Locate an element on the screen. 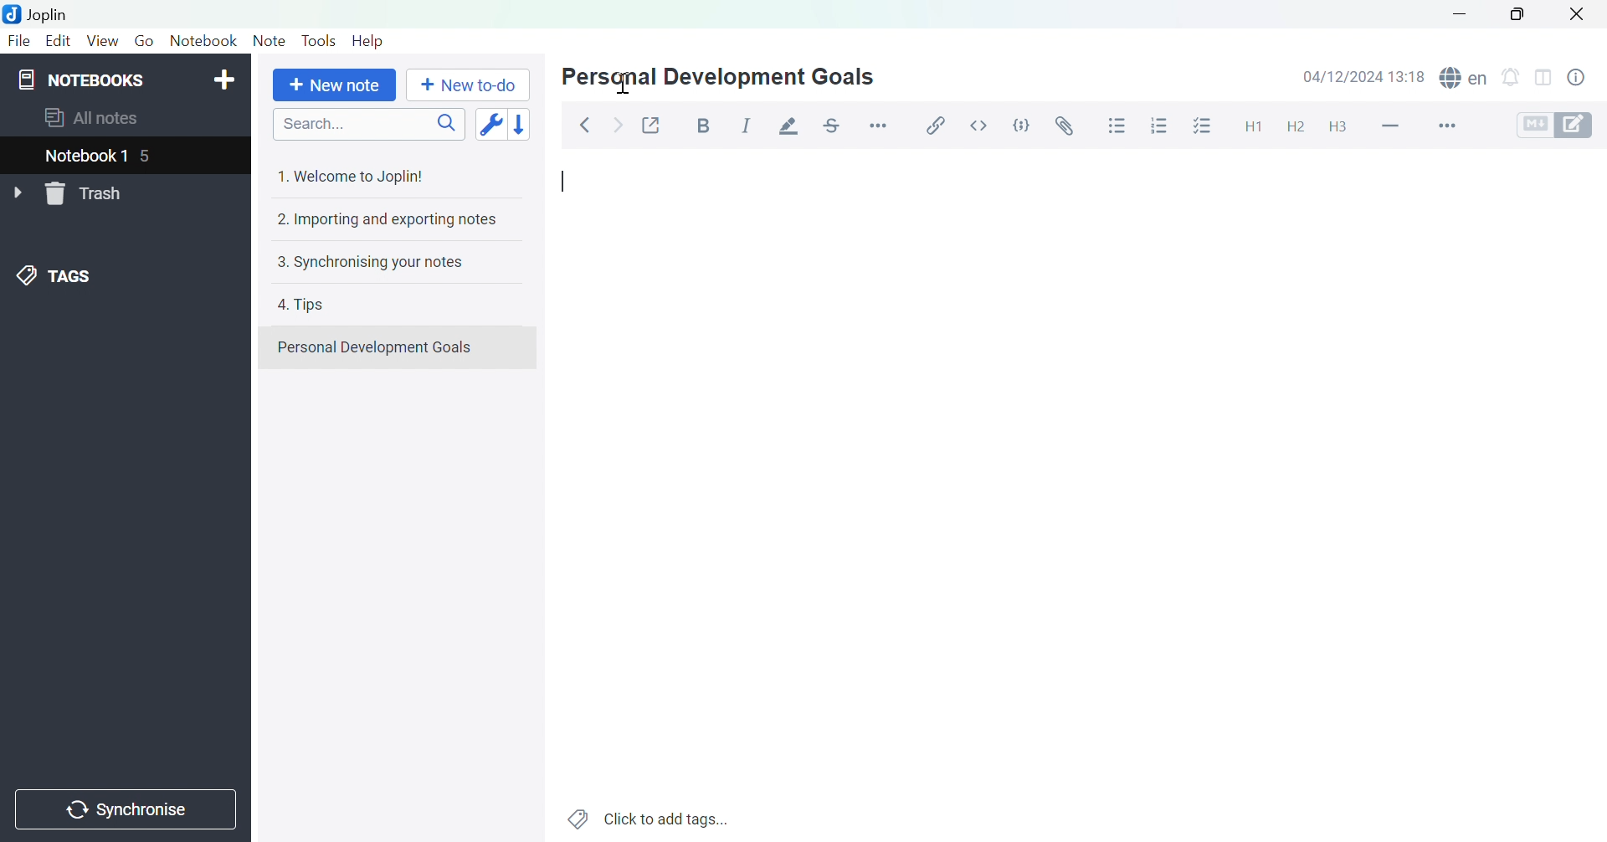 The image size is (1607, 842). Code is located at coordinates (1020, 123).